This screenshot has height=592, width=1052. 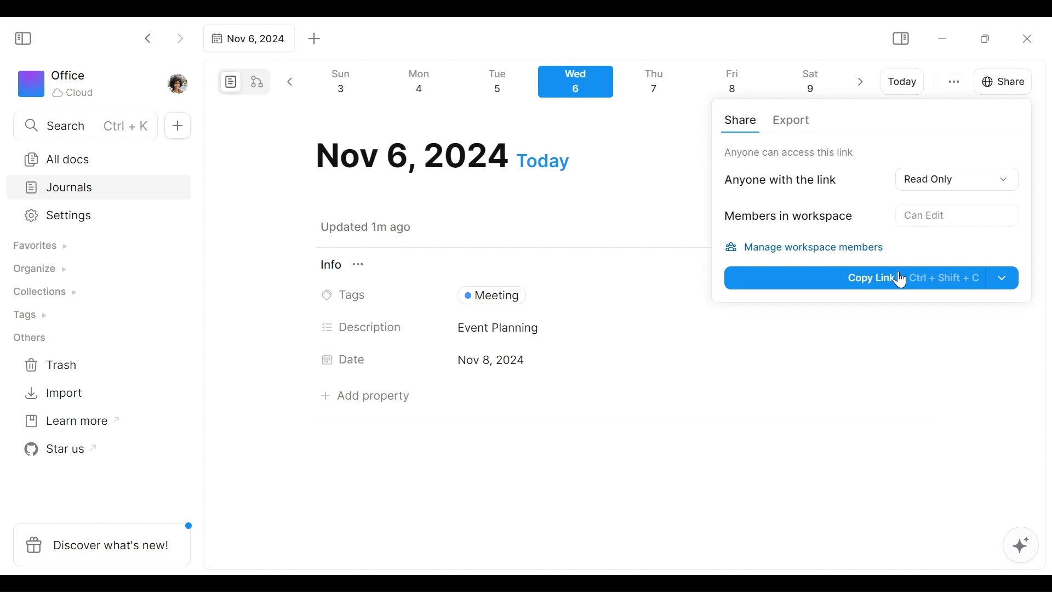 I want to click on Desciption Field, so click(x=693, y=328).